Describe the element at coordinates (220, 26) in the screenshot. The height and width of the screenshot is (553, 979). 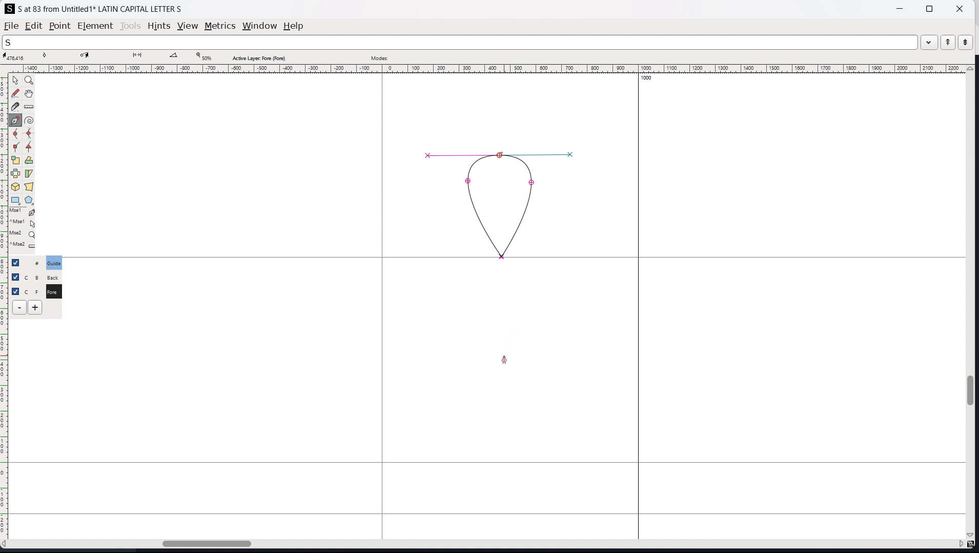
I see `metrics` at that location.